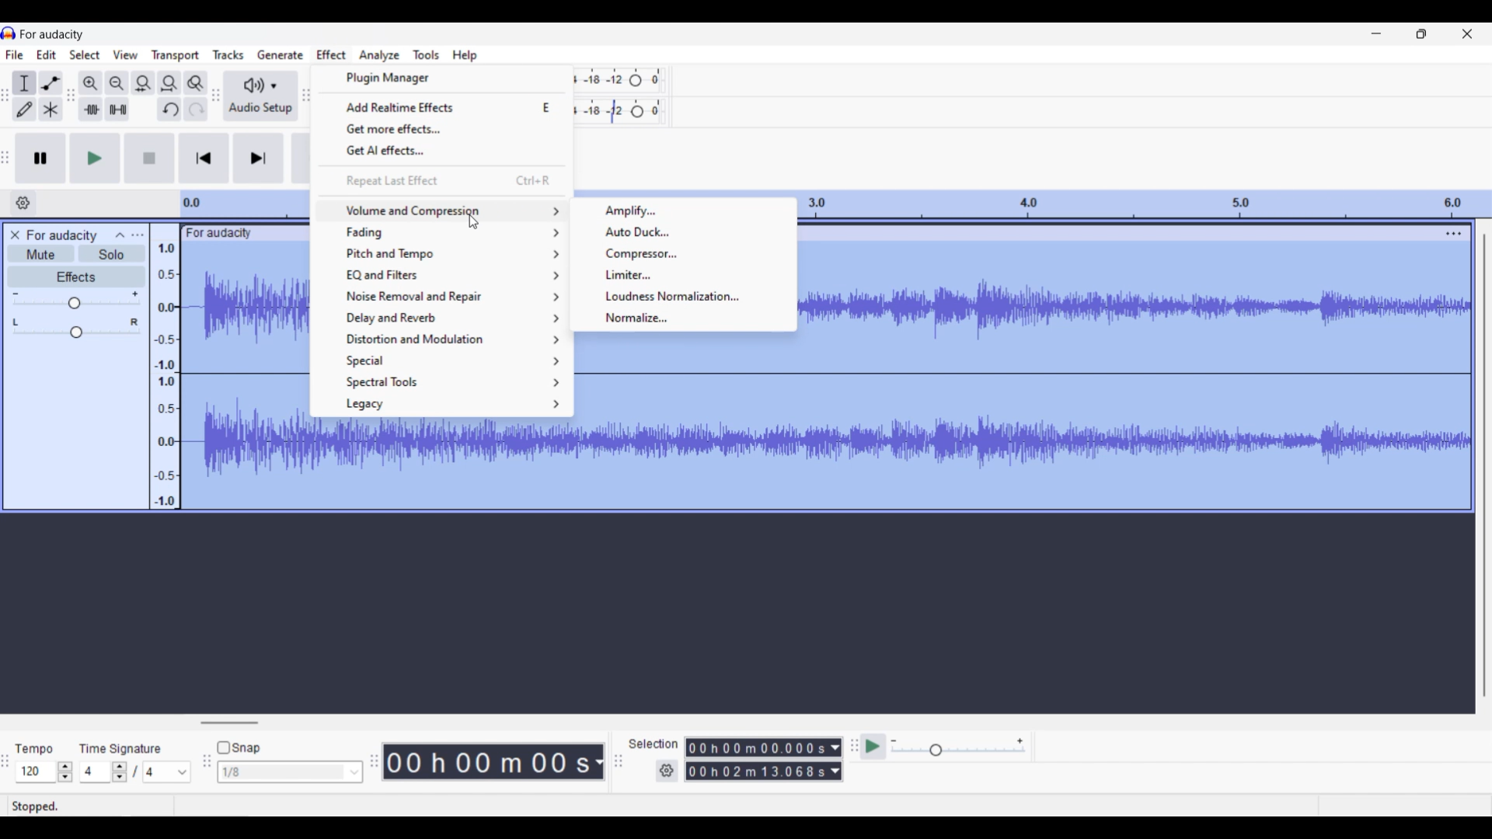 This screenshot has width=1492, height=839. What do you see at coordinates (444, 129) in the screenshot?
I see `Get more effects` at bounding box center [444, 129].